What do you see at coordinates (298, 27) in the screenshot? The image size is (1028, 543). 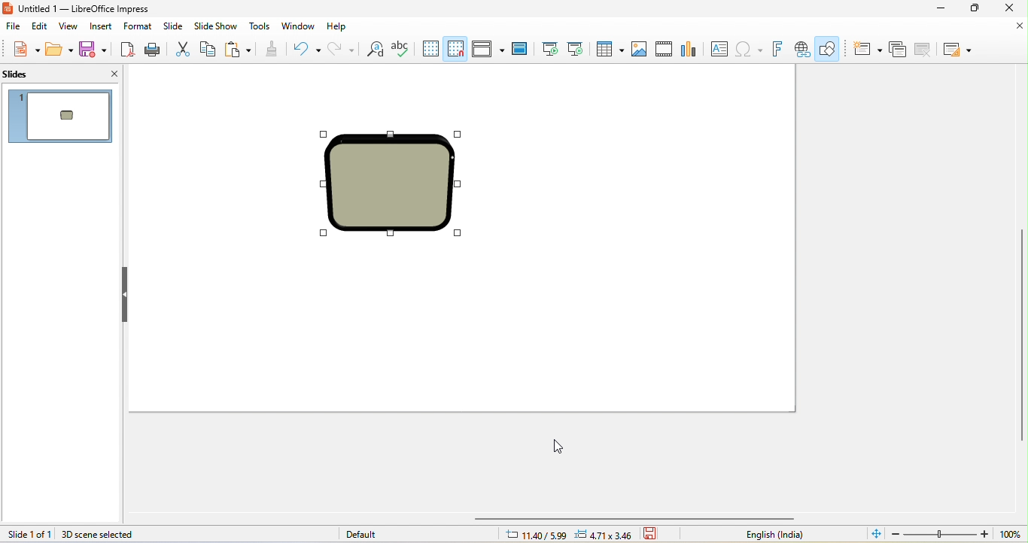 I see `window` at bounding box center [298, 27].